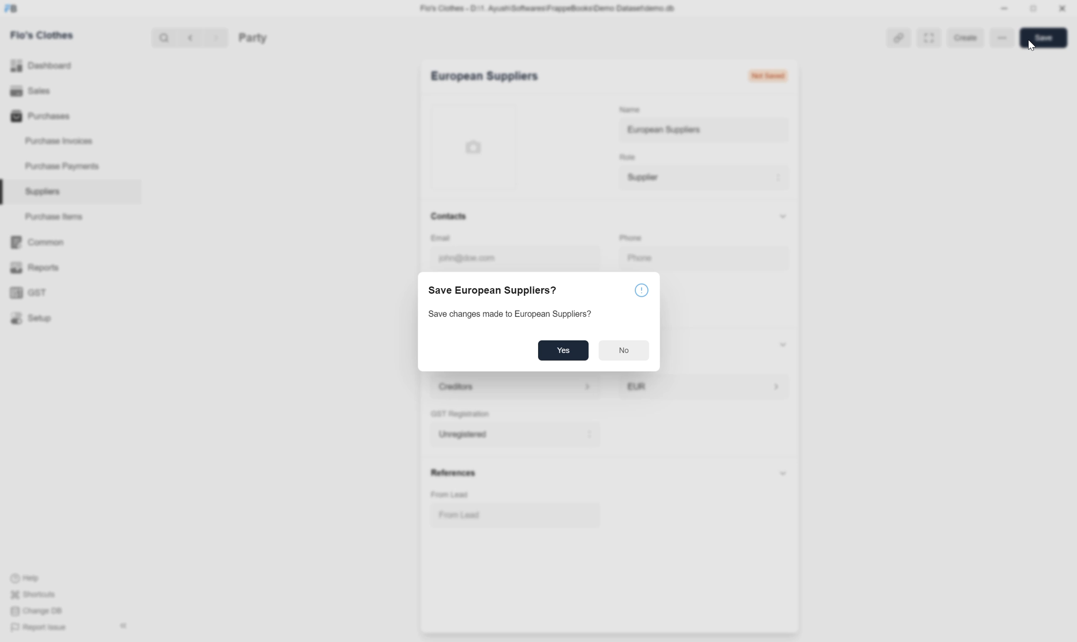 The image size is (1077, 642). I want to click on report issue, so click(39, 628).